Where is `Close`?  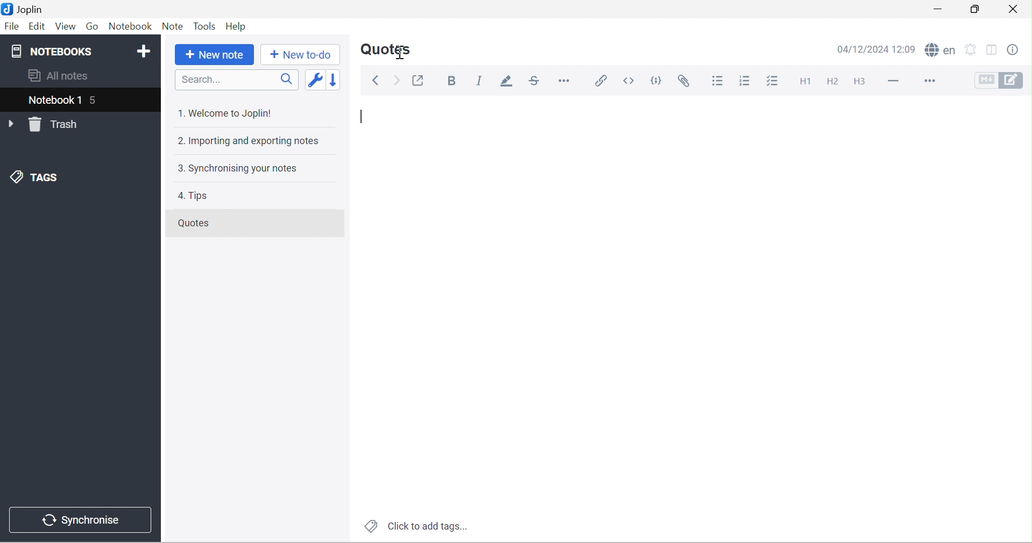
Close is located at coordinates (1015, 10).